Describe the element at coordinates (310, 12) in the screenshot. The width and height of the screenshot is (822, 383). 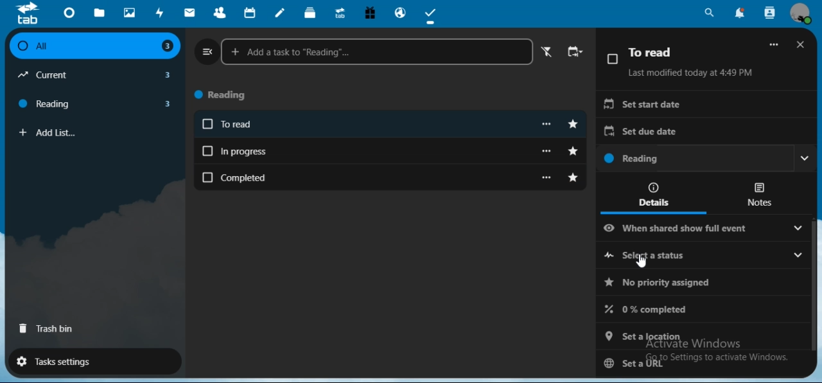
I see `deck` at that location.